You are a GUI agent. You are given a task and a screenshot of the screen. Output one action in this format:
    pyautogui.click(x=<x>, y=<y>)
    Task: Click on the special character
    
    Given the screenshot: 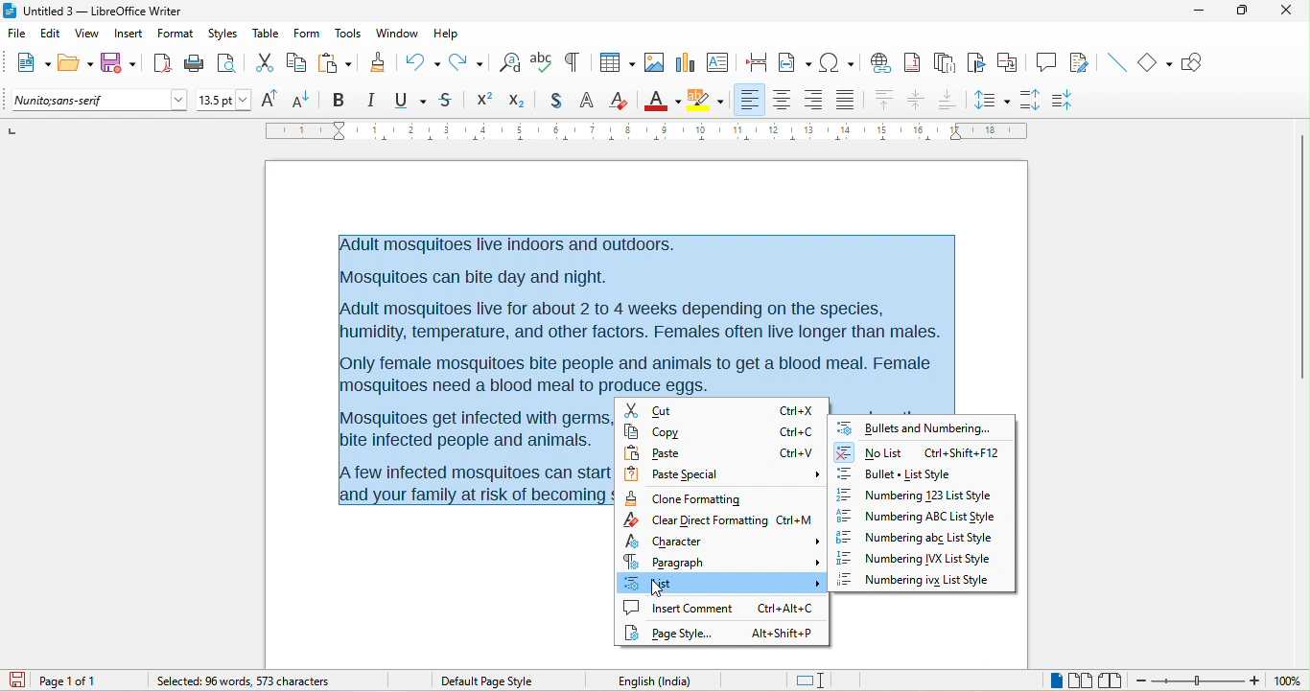 What is the action you would take?
    pyautogui.click(x=837, y=62)
    